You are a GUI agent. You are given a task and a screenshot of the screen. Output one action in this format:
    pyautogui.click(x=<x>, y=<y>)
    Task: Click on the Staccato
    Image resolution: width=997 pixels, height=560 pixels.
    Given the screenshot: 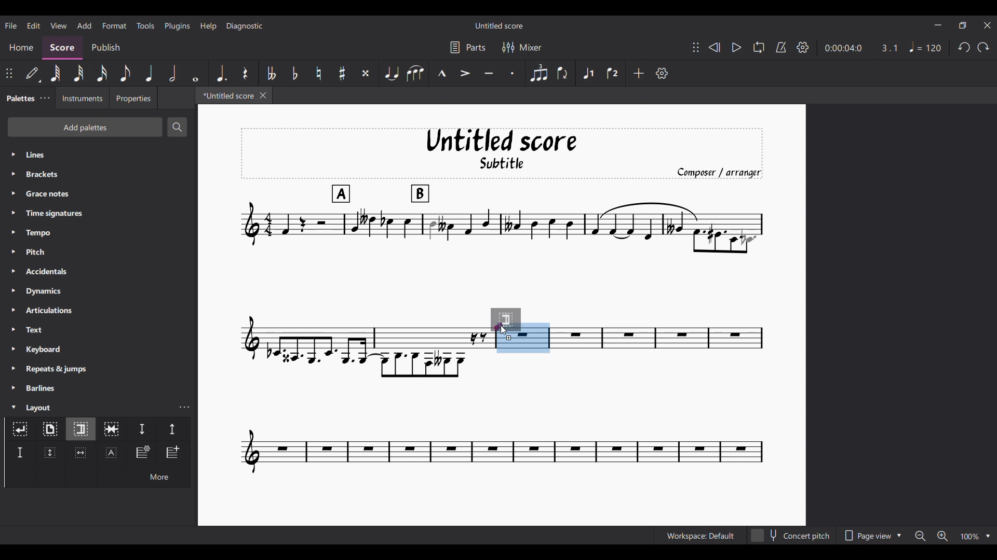 What is the action you would take?
    pyautogui.click(x=513, y=73)
    